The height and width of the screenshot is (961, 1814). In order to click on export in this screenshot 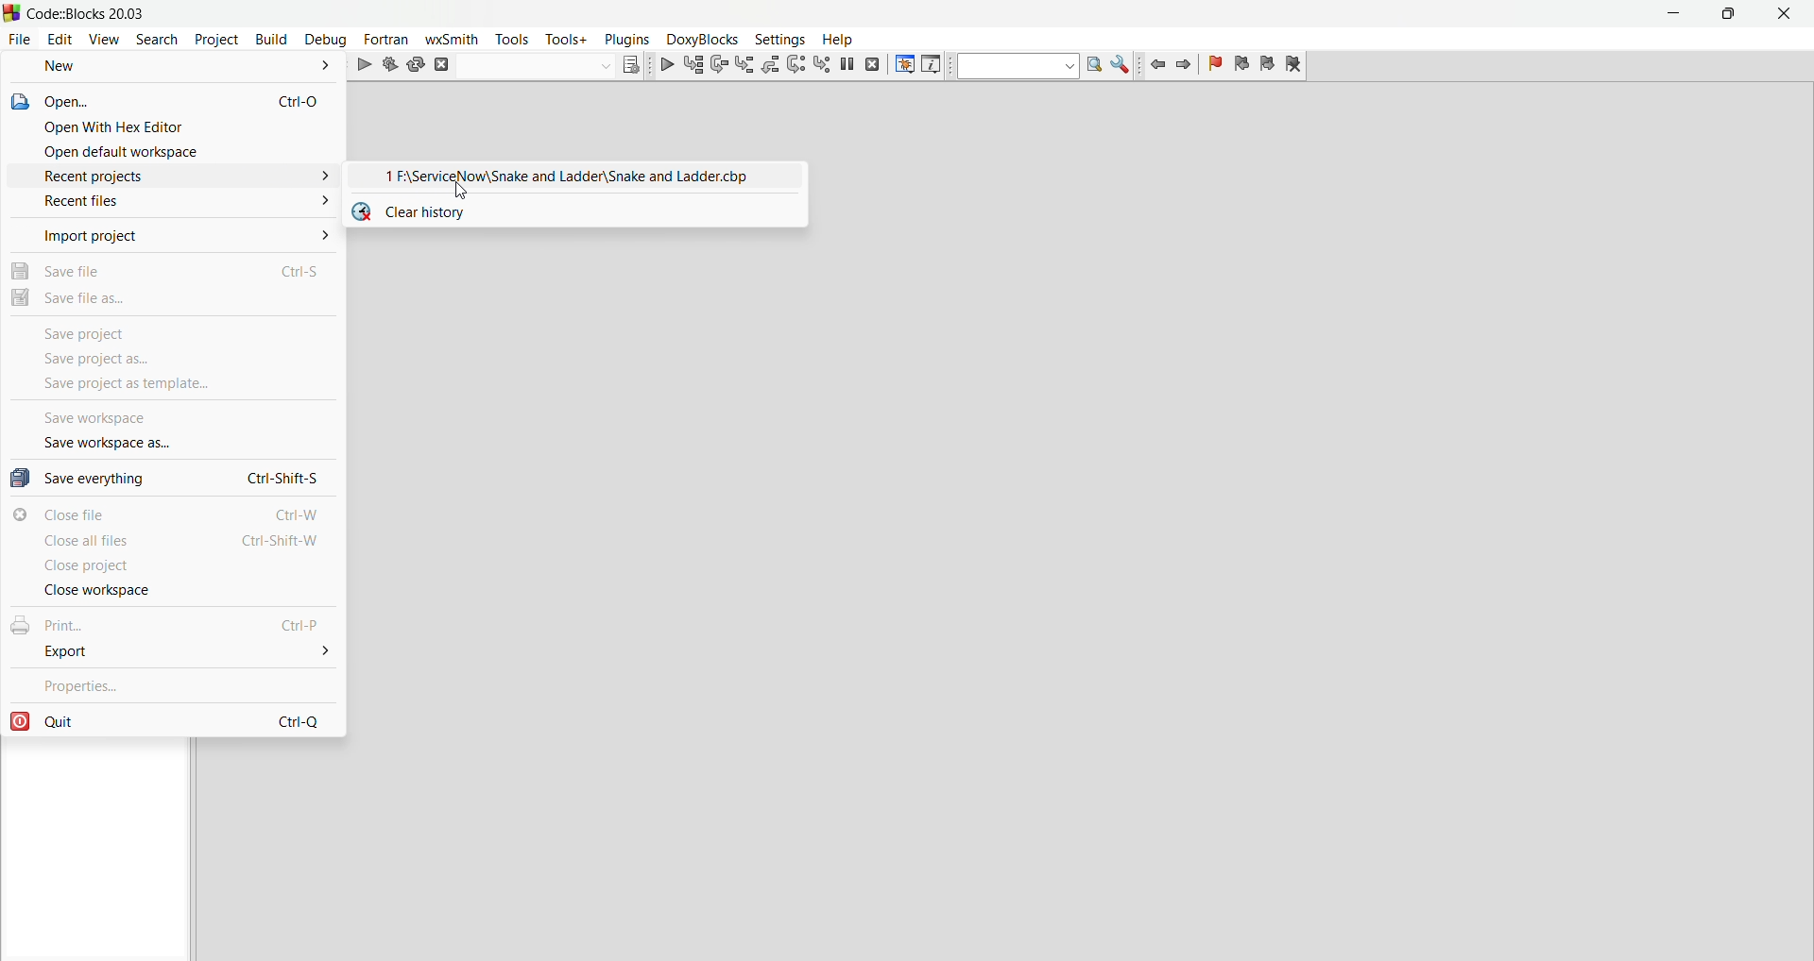, I will do `click(172, 652)`.